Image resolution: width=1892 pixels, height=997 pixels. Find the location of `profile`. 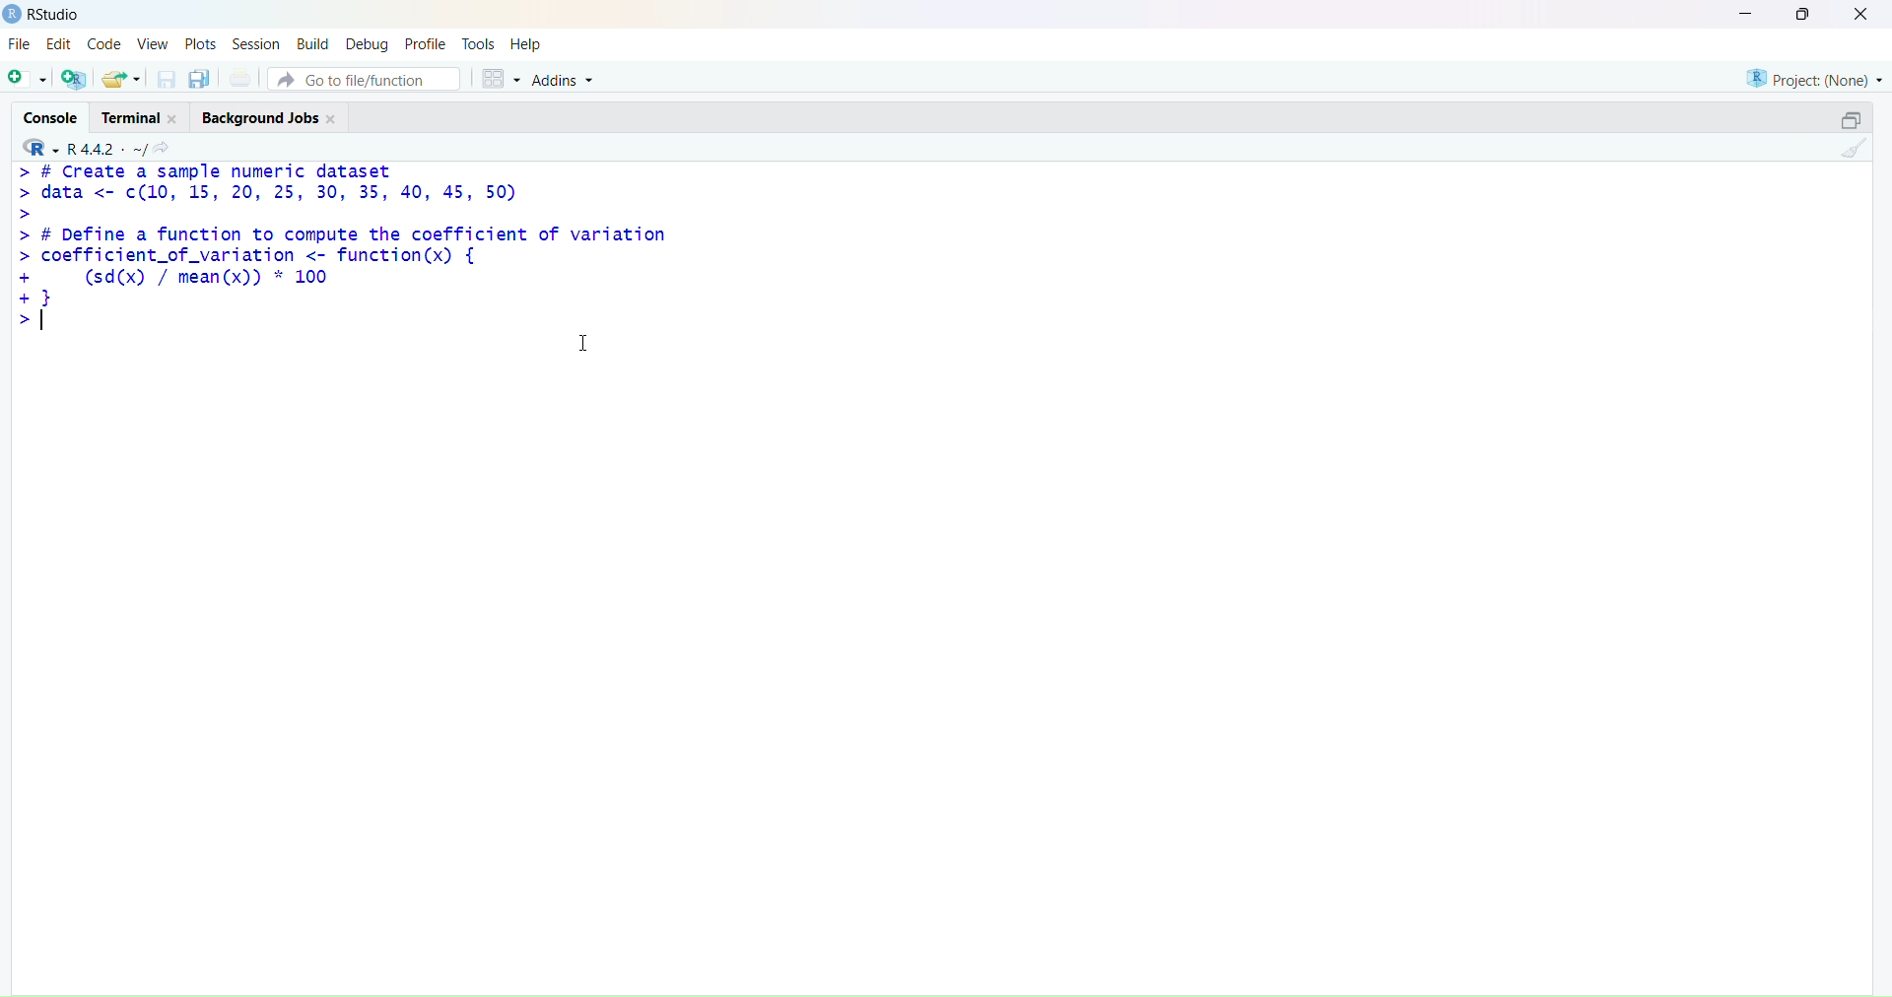

profile is located at coordinates (426, 45).